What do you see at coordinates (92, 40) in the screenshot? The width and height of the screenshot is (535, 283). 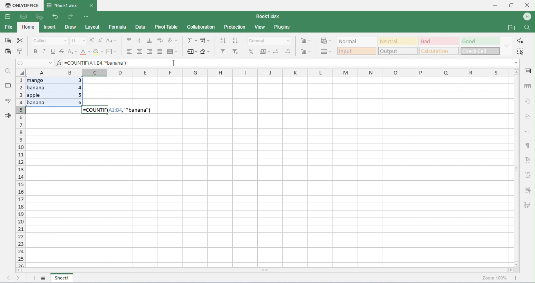 I see `increment font size` at bounding box center [92, 40].